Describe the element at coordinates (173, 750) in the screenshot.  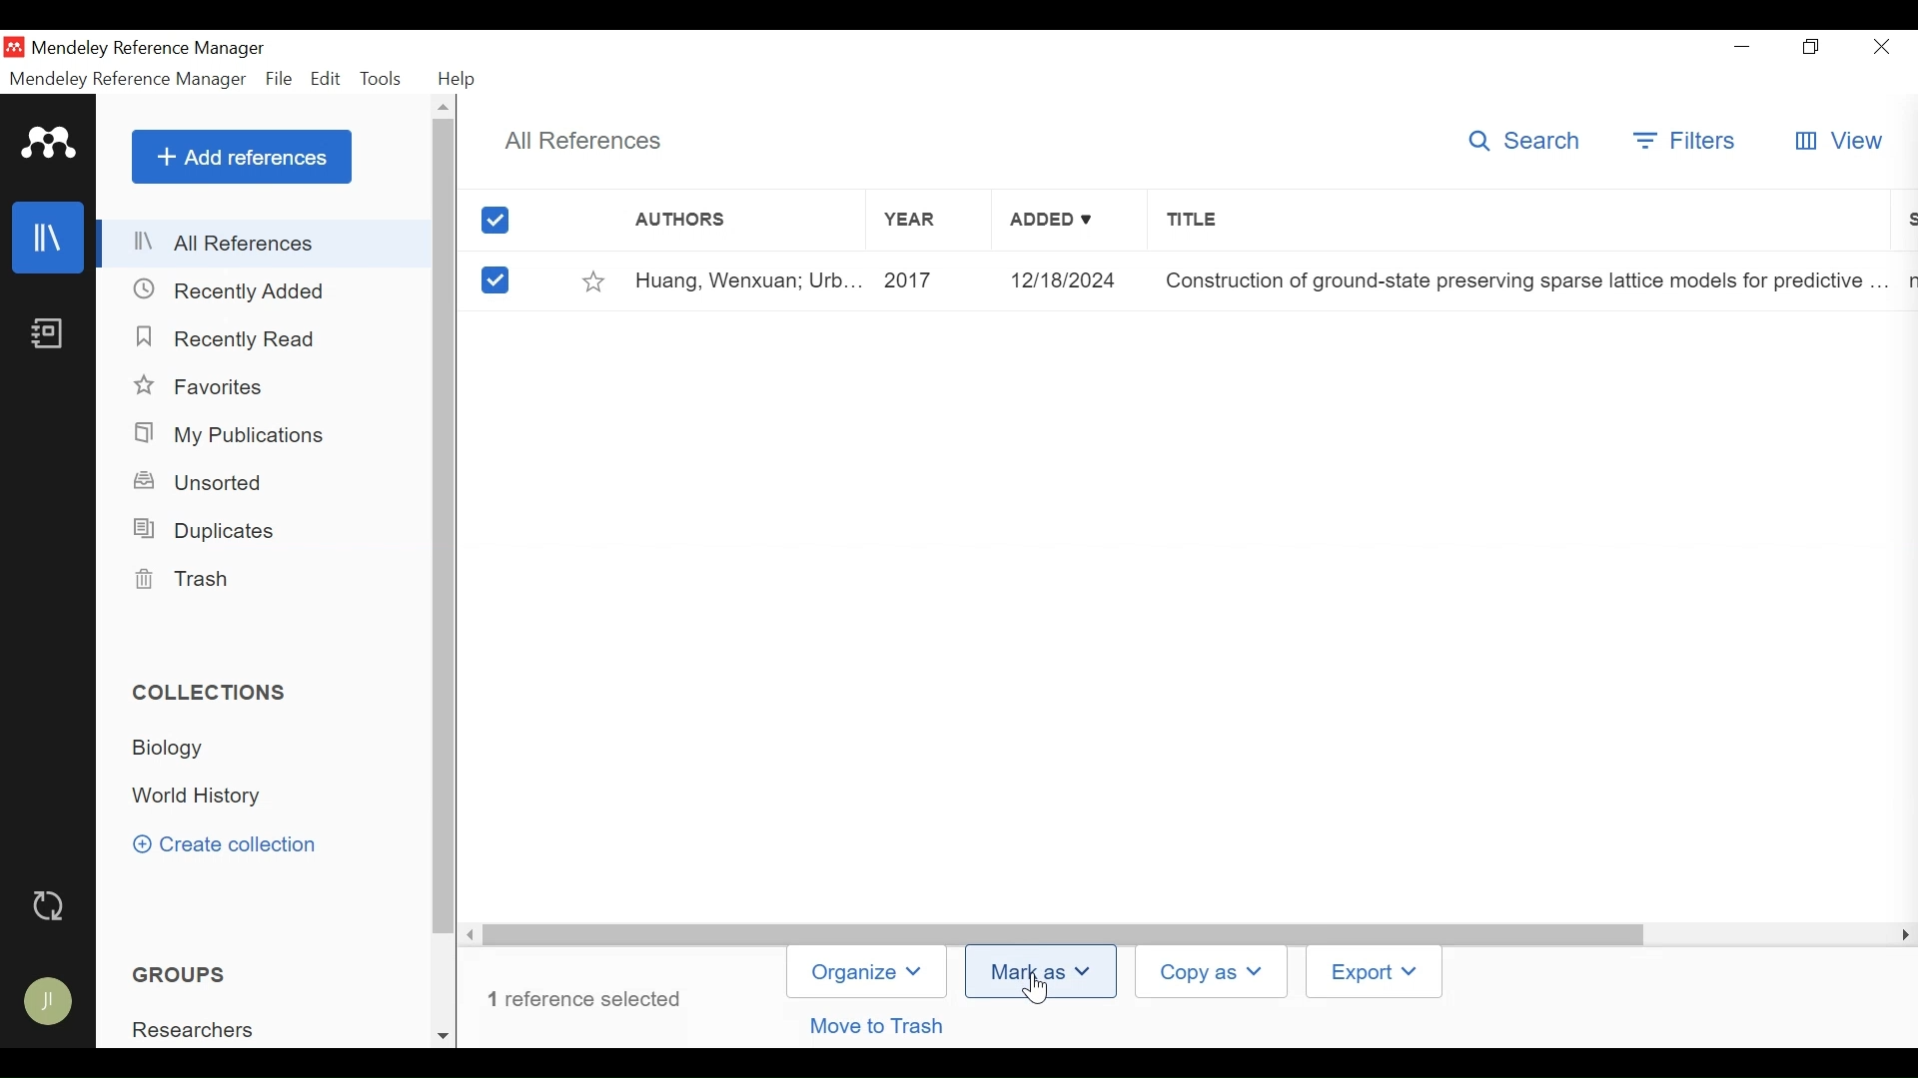
I see `Collection` at that location.